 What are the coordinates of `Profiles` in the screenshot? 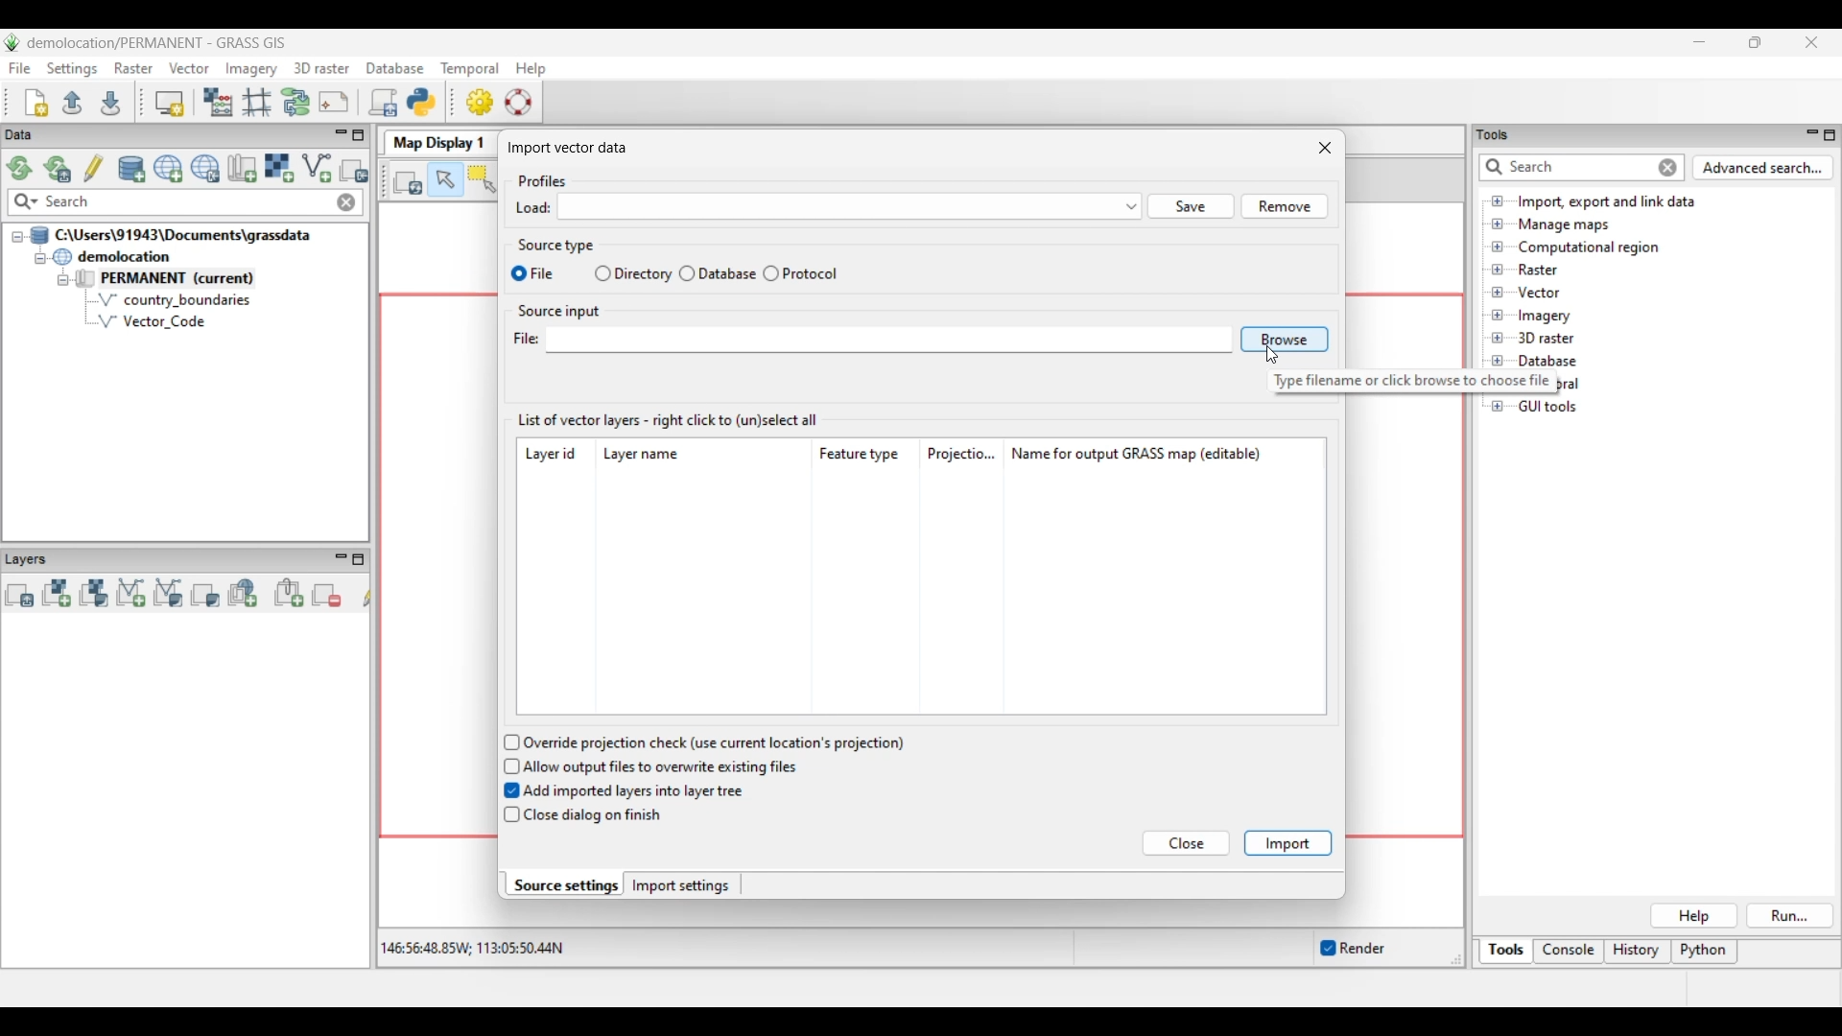 It's located at (546, 182).